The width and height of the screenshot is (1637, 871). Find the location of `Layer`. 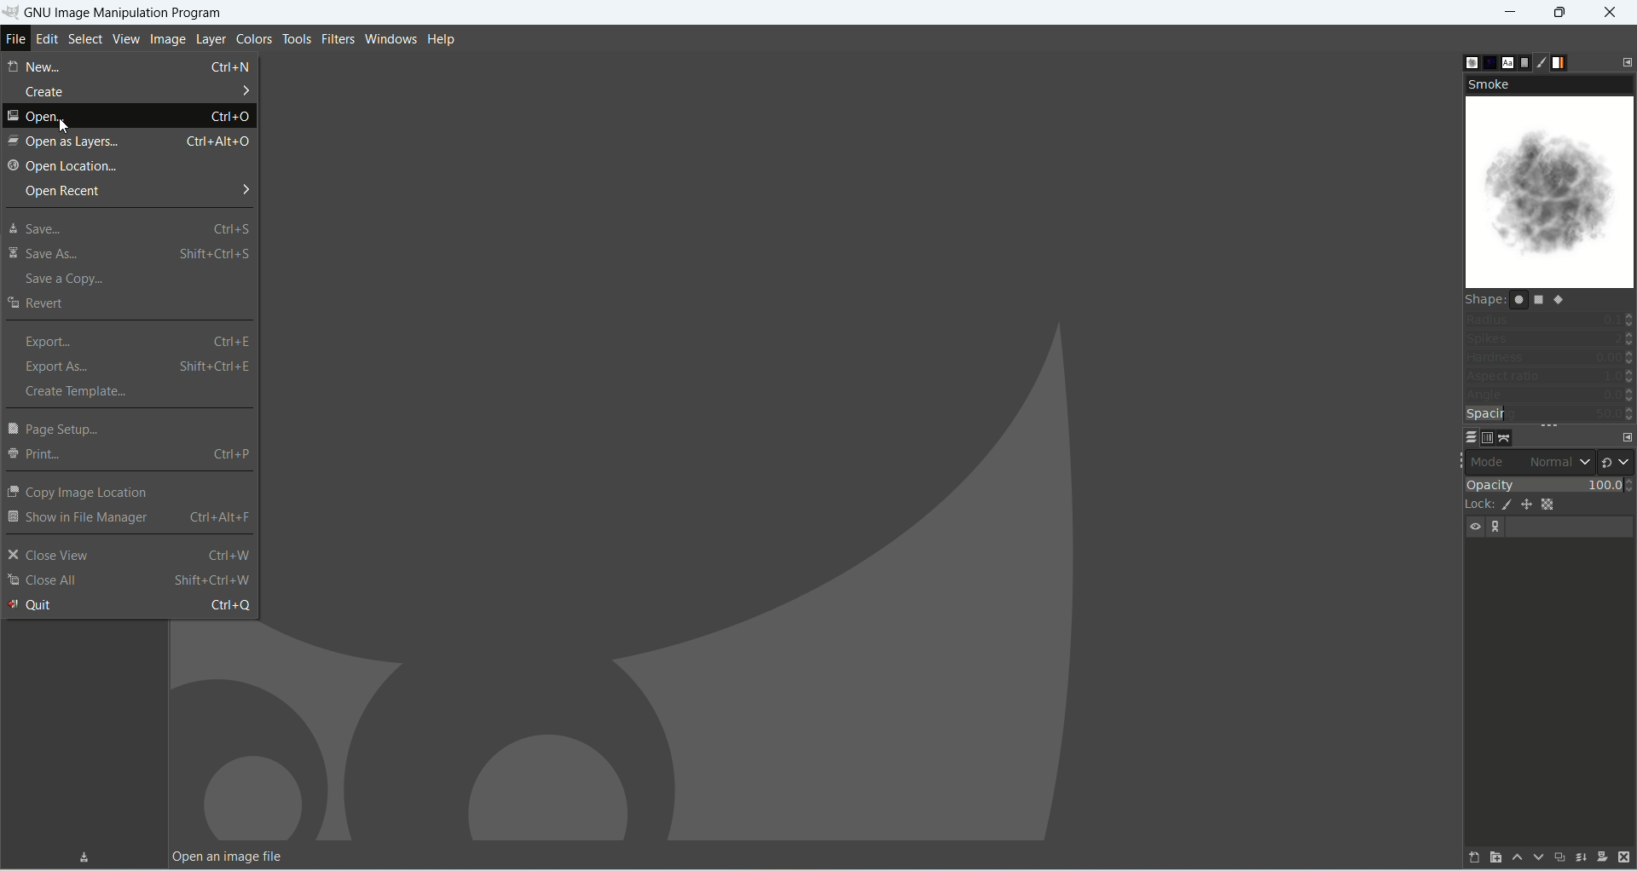

Layer is located at coordinates (208, 38).